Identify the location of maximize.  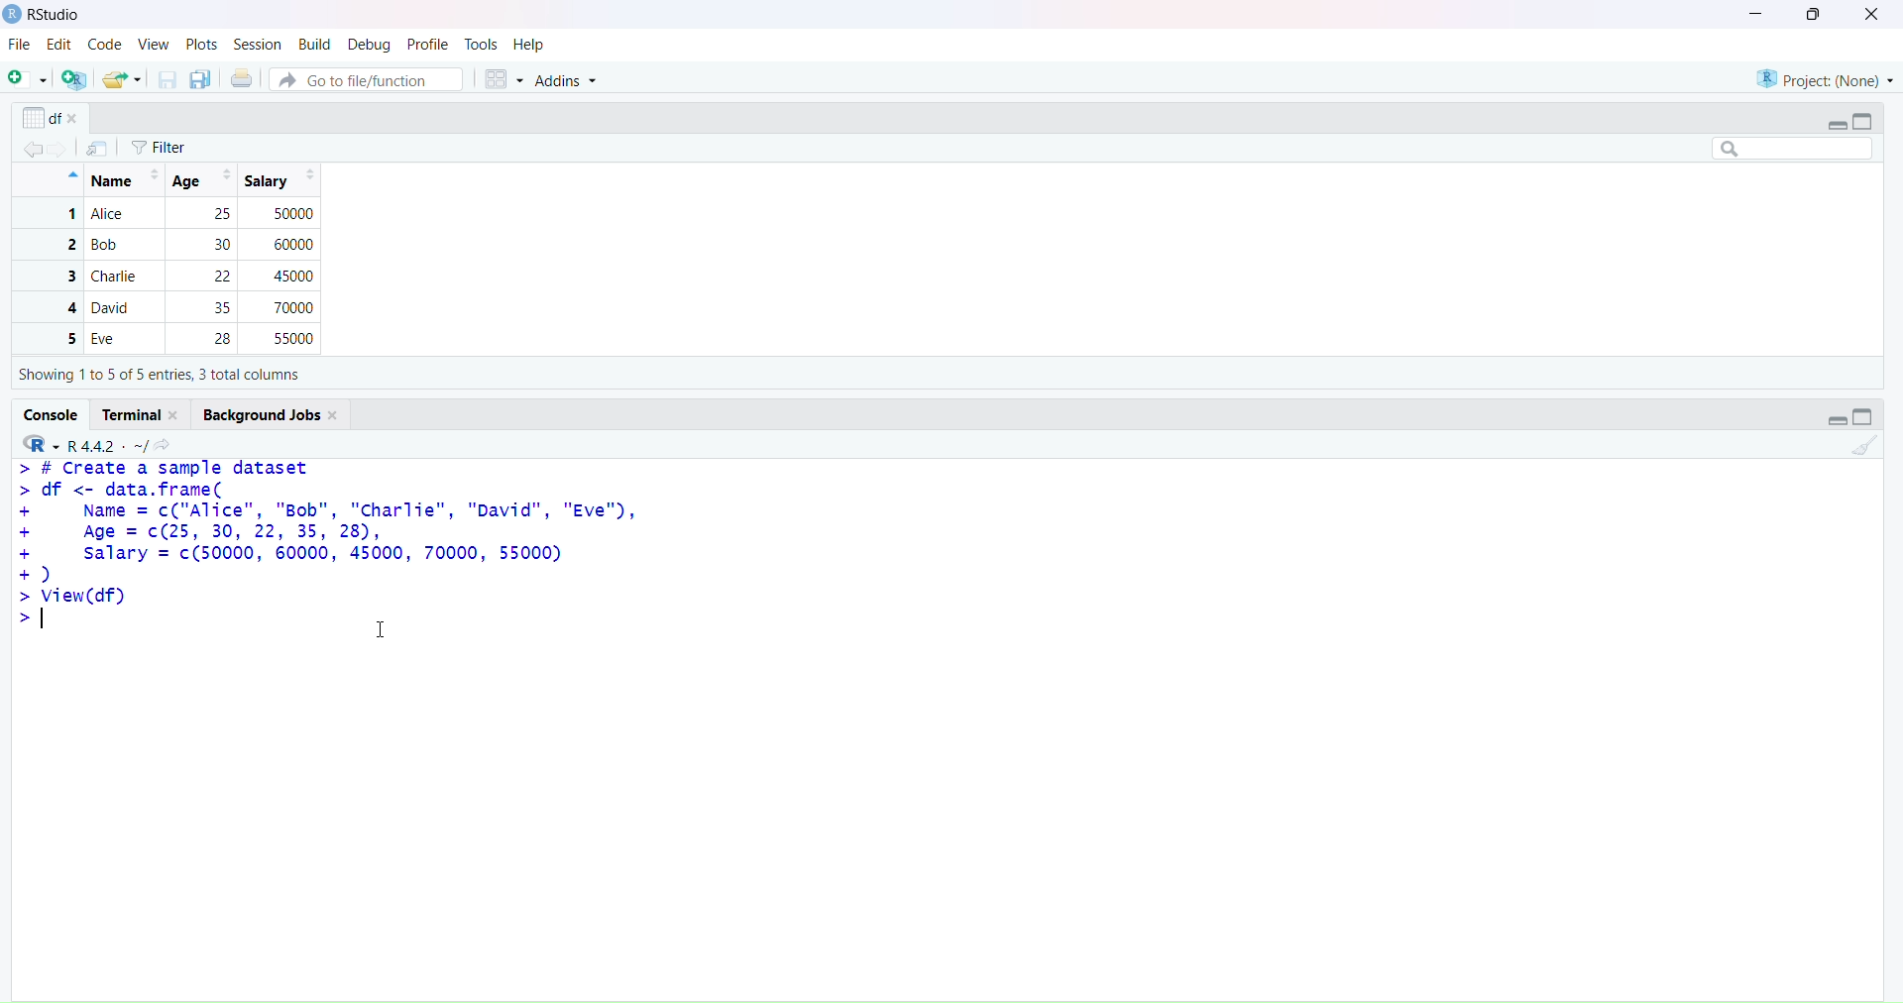
(1821, 15).